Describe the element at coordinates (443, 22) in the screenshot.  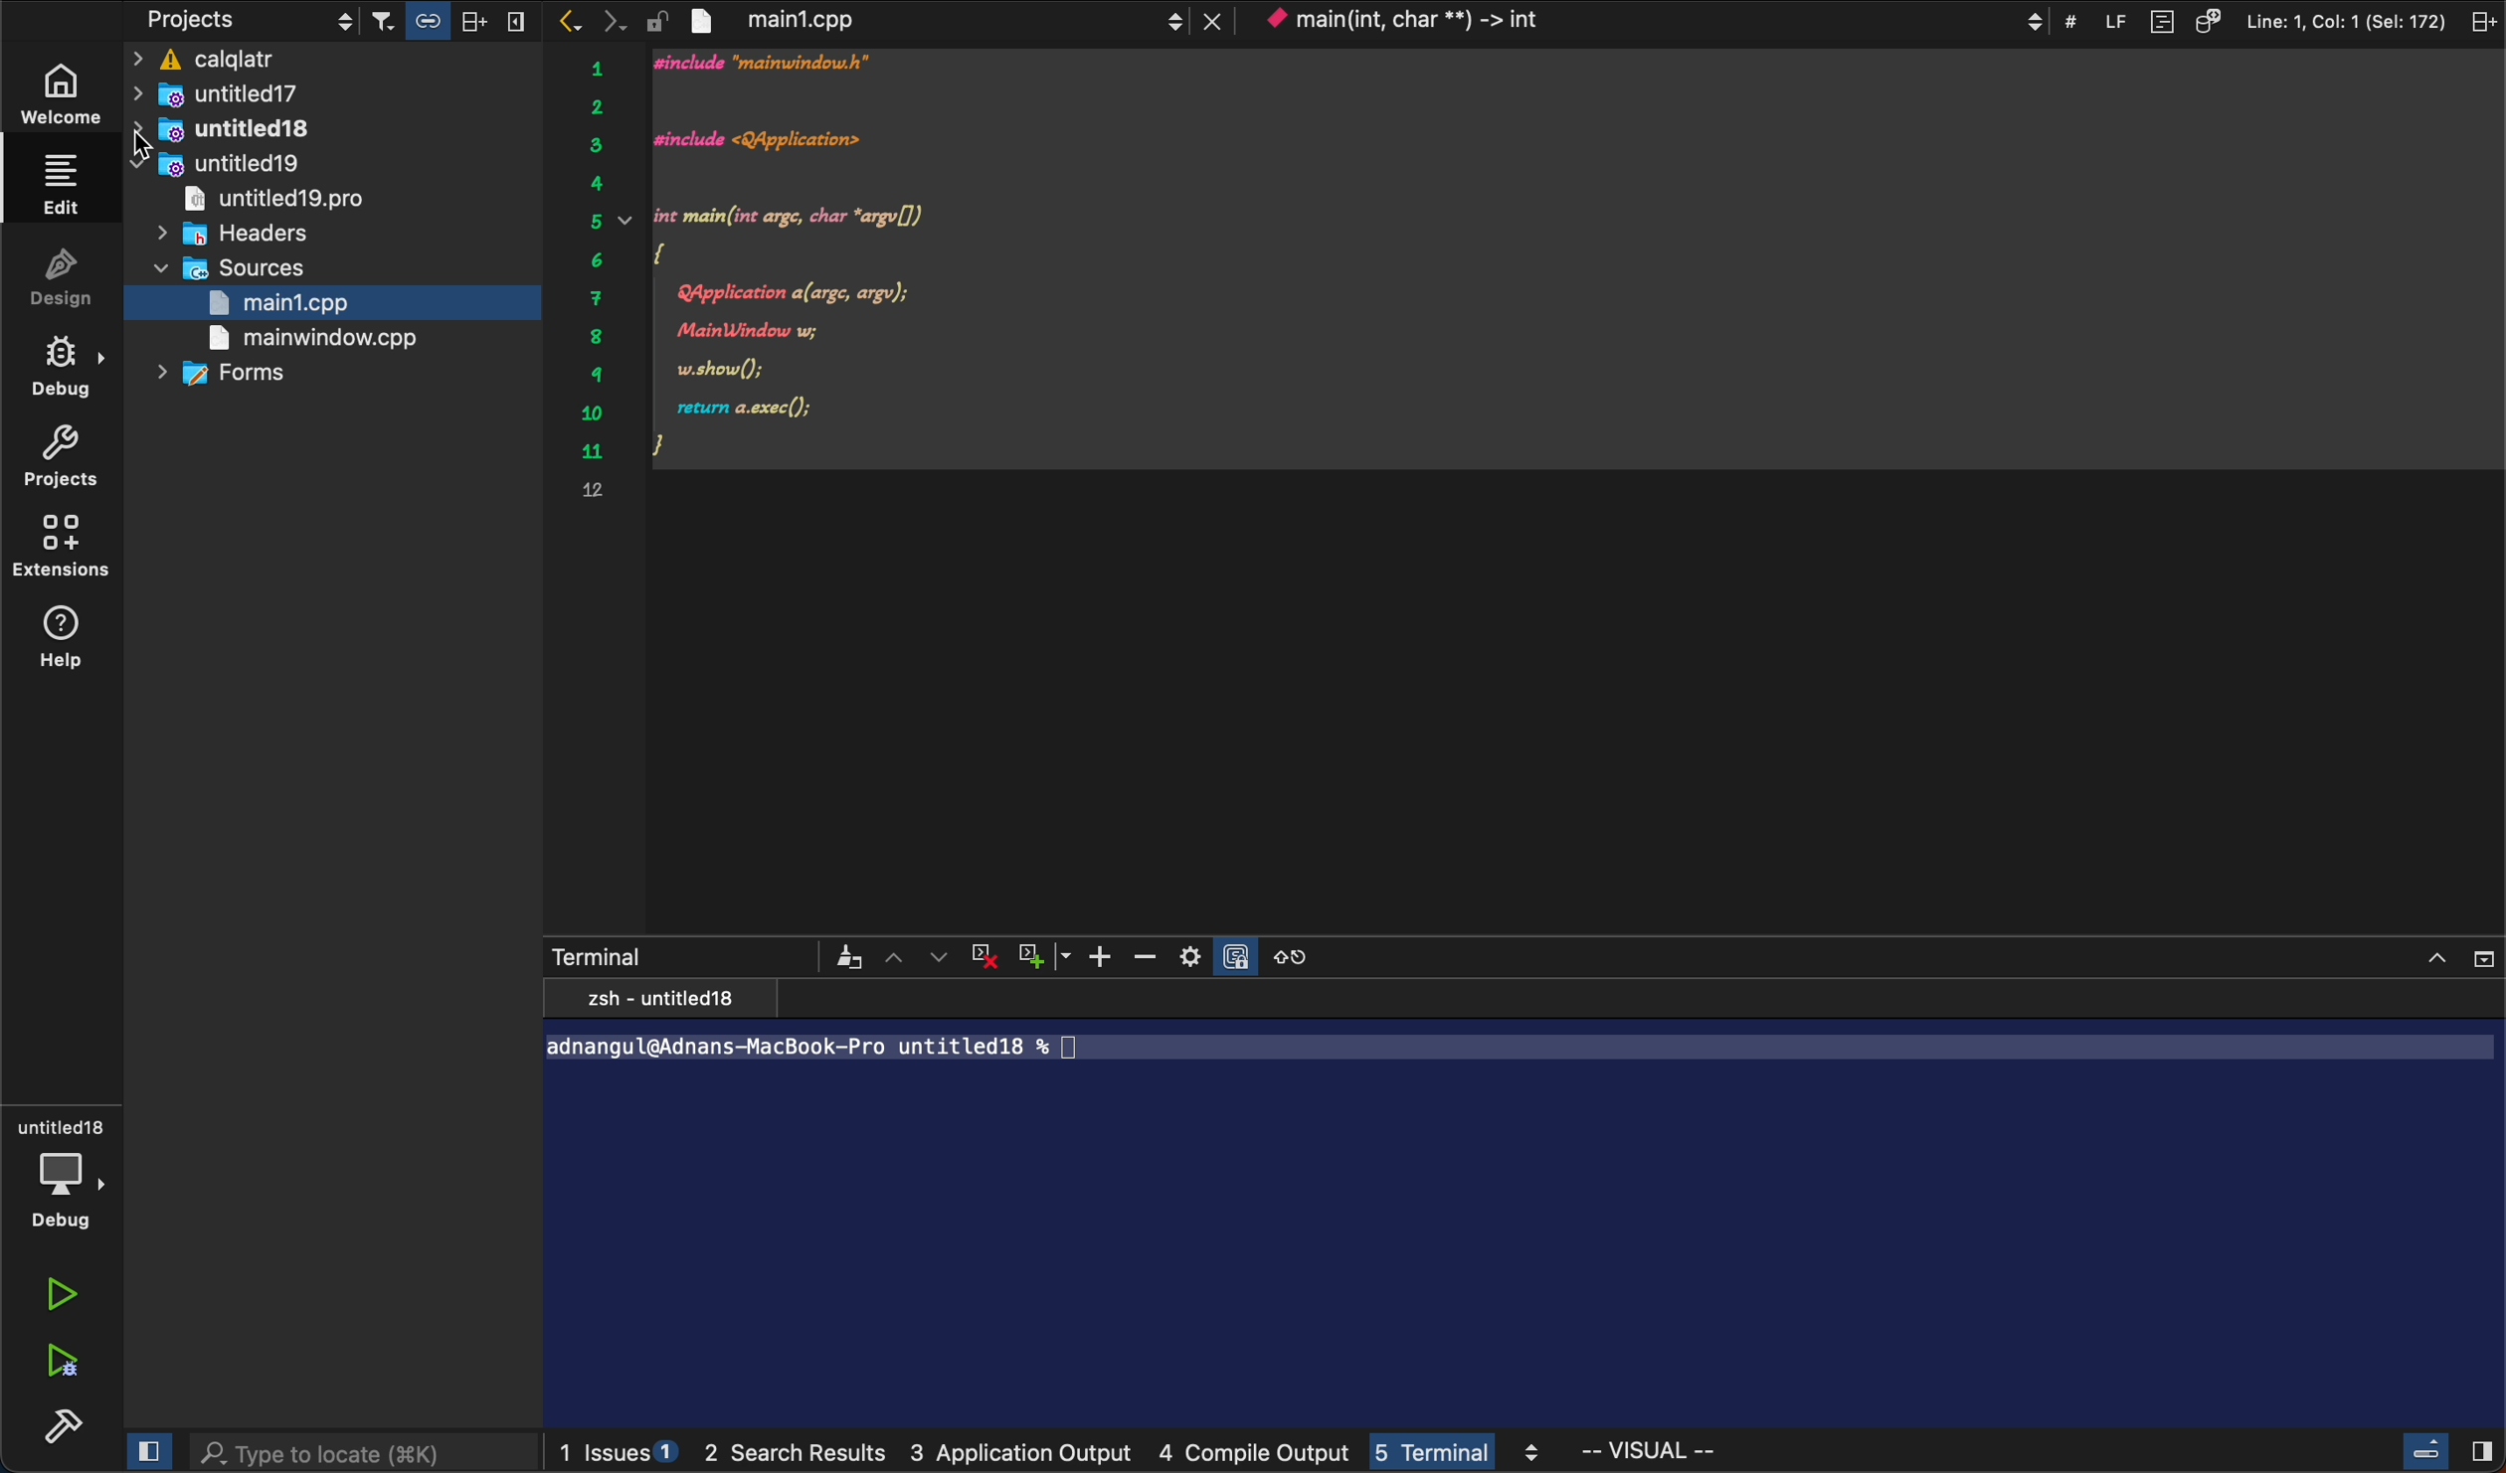
I see `filter` at that location.